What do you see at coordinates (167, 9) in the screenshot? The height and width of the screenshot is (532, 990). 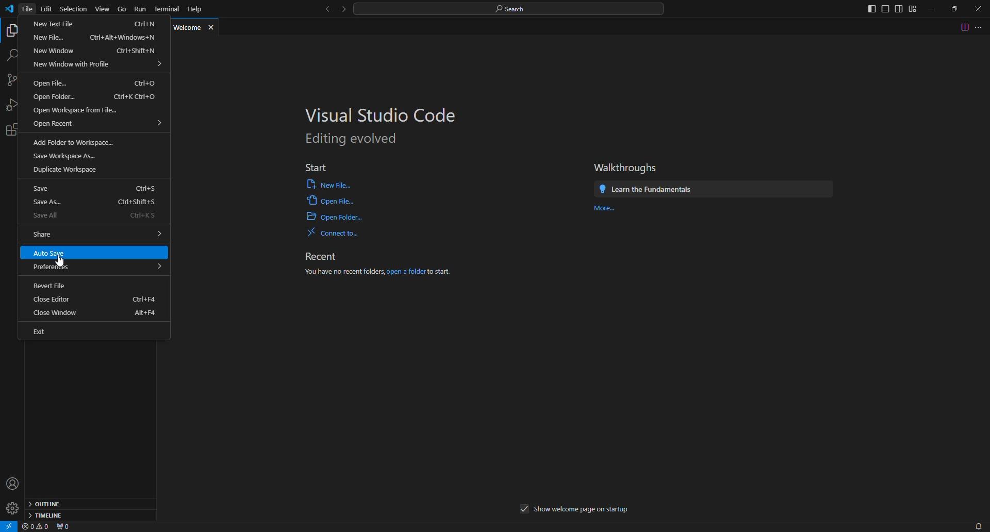 I see `terminal` at bounding box center [167, 9].